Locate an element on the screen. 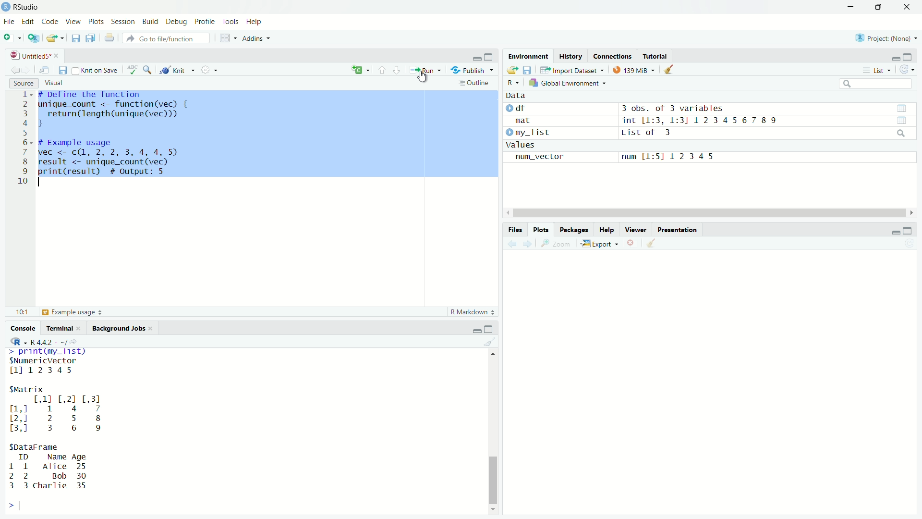 The width and height of the screenshot is (922, 519). Plots is located at coordinates (542, 230).